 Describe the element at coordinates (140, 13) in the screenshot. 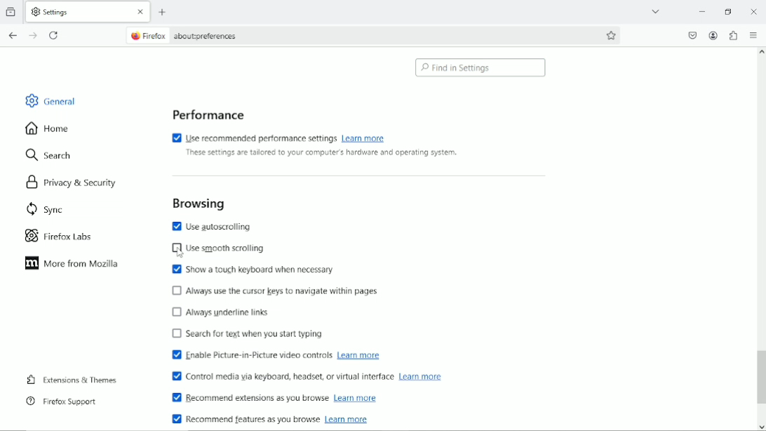

I see `close` at that location.